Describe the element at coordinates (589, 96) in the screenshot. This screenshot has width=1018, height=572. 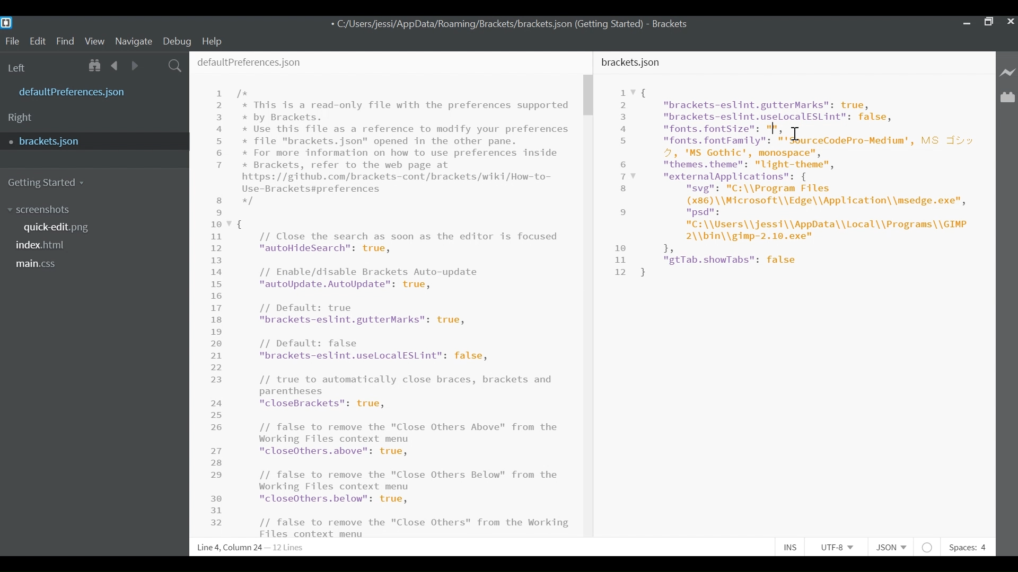
I see `Vertical Scroll bar` at that location.